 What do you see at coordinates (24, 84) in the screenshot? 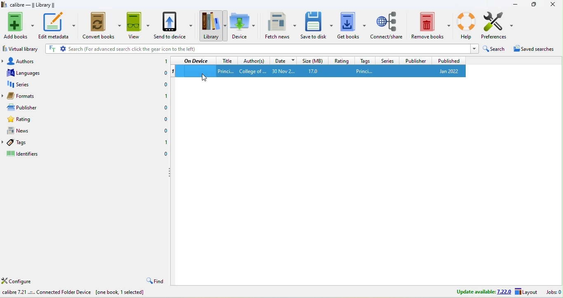
I see `series` at bounding box center [24, 84].